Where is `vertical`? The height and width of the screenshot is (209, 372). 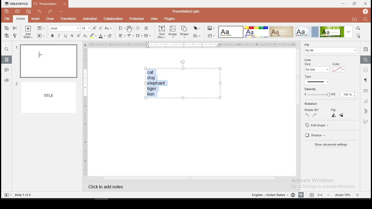
vertical is located at coordinates (334, 116).